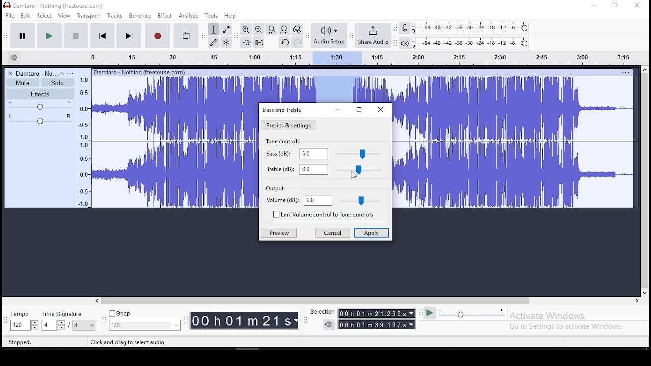 The width and height of the screenshot is (651, 366). What do you see at coordinates (282, 201) in the screenshot?
I see `volume(dB)` at bounding box center [282, 201].